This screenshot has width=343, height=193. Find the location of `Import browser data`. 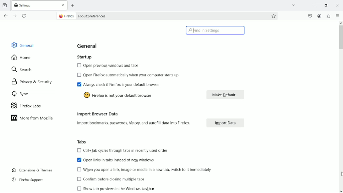

Import browser data is located at coordinates (96, 113).